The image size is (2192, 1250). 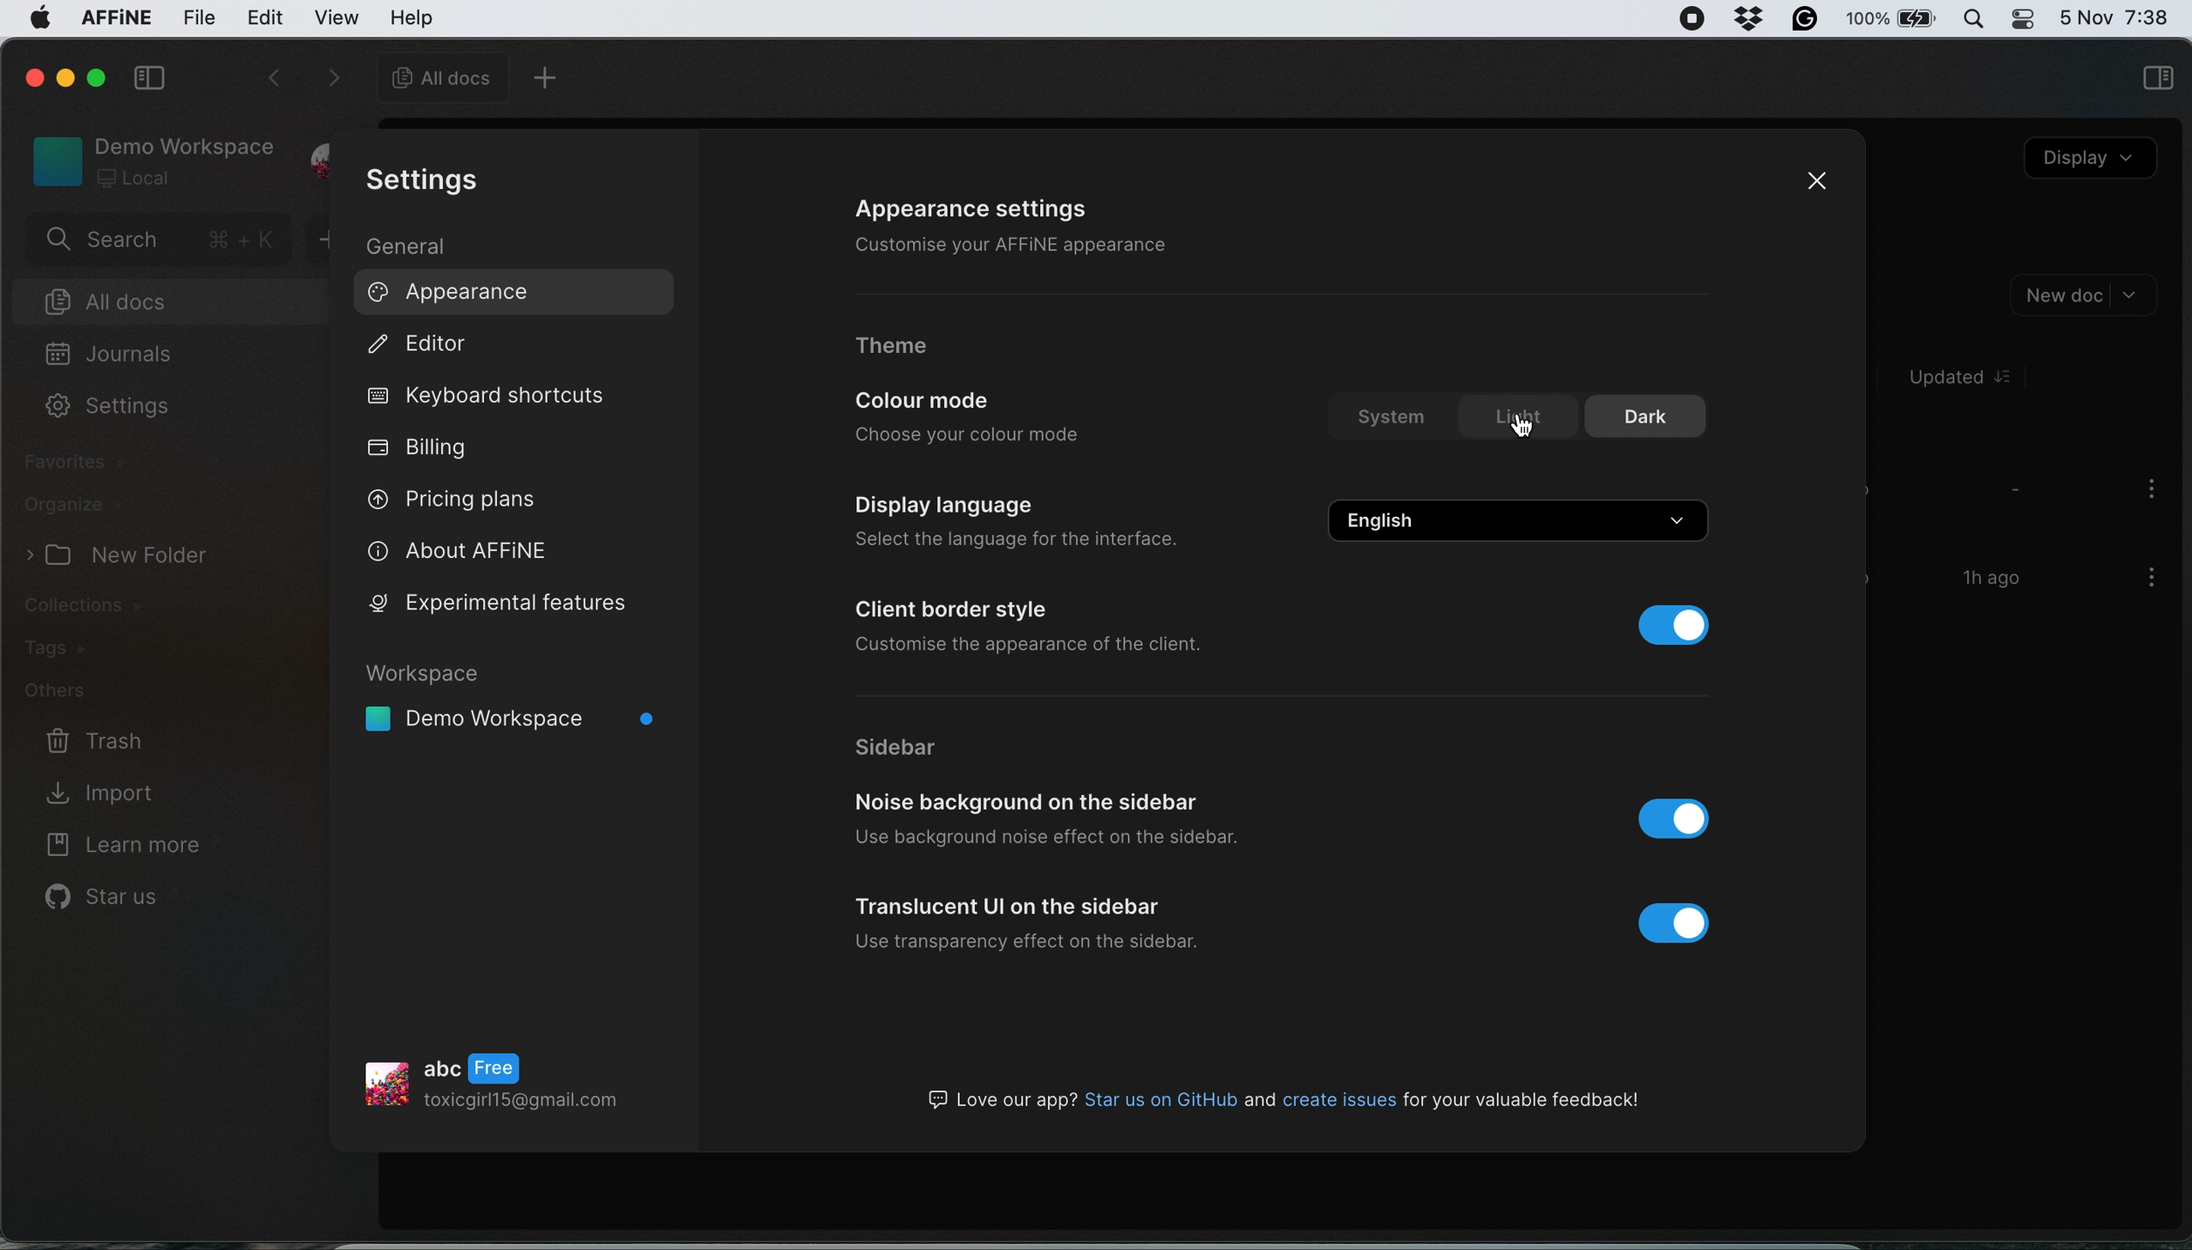 I want to click on english, so click(x=1524, y=517).